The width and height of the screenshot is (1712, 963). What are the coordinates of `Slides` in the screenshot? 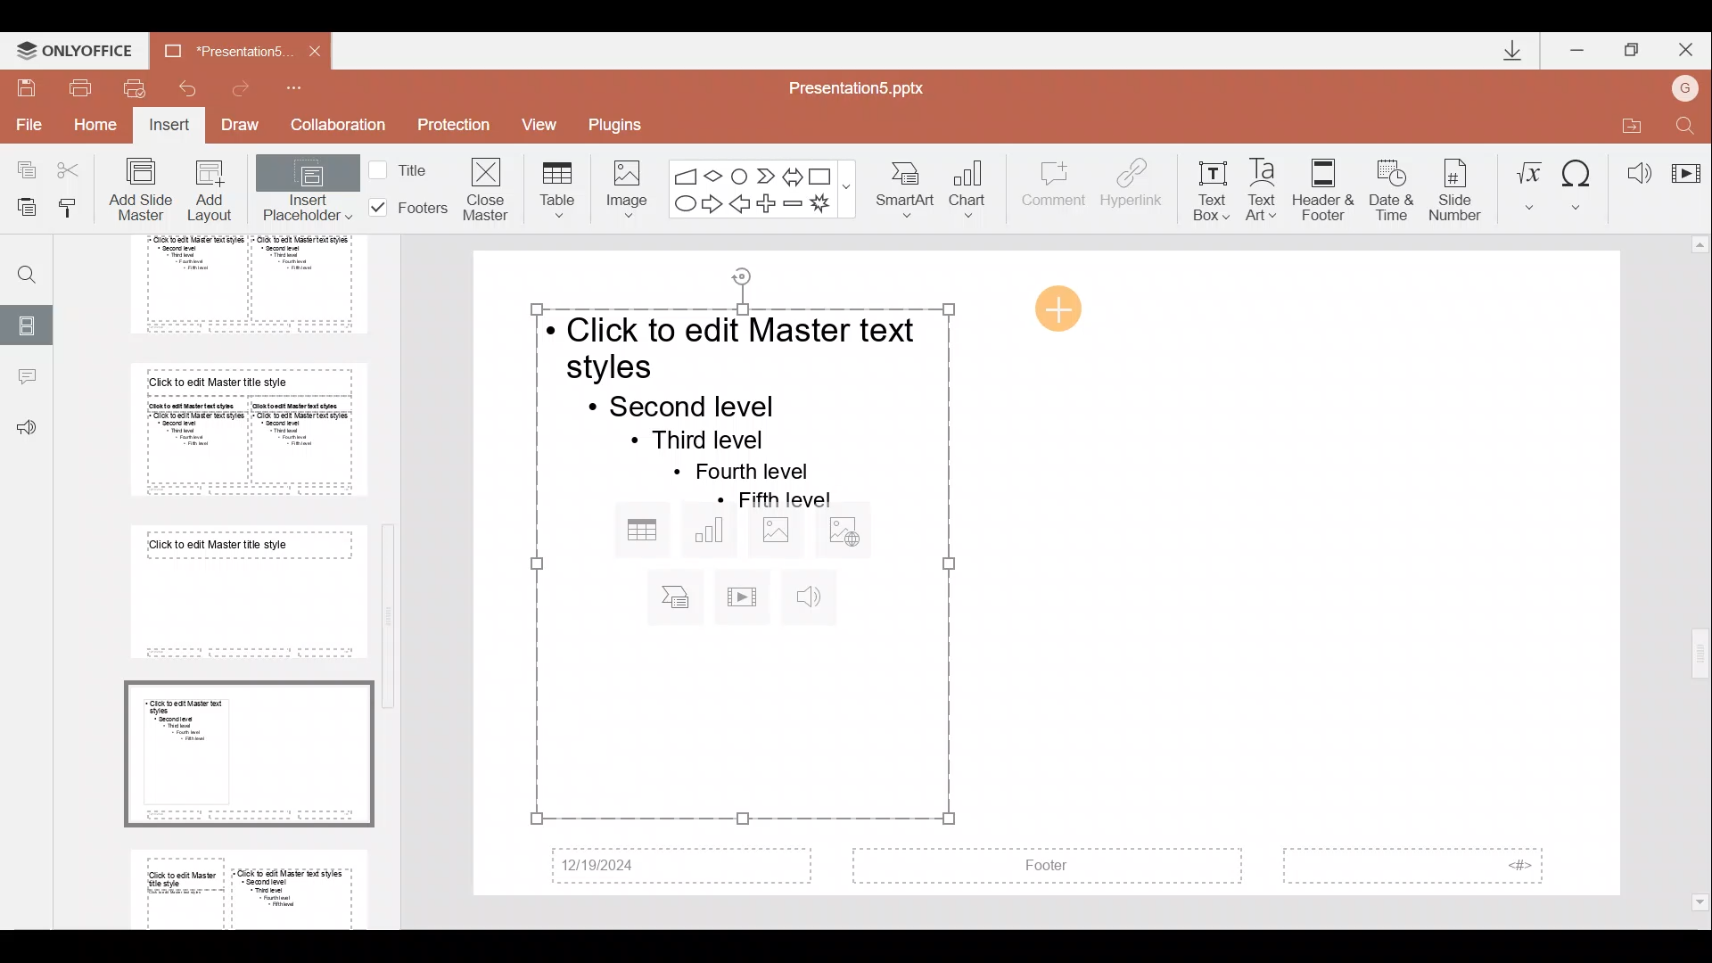 It's located at (29, 323).